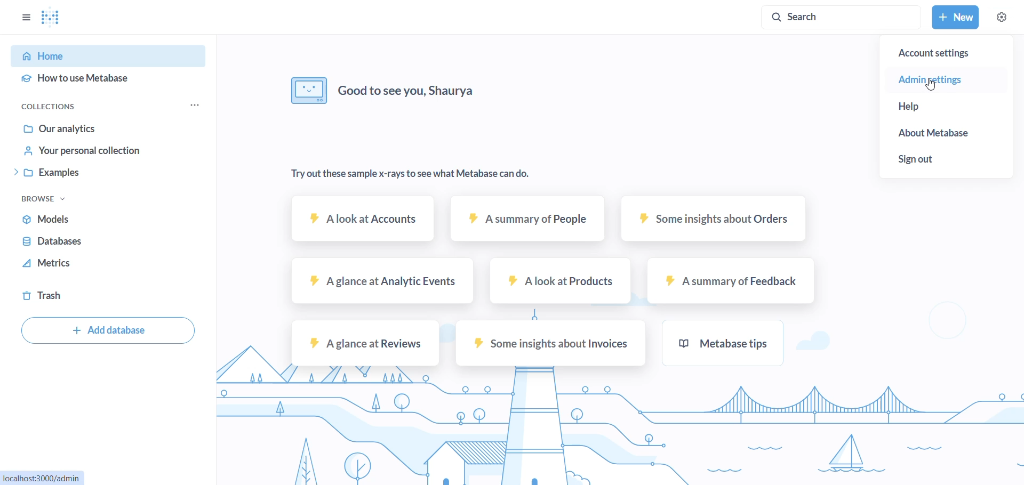 The height and width of the screenshot is (485, 1024). Describe the element at coordinates (378, 280) in the screenshot. I see `A glance at analytic events` at that location.